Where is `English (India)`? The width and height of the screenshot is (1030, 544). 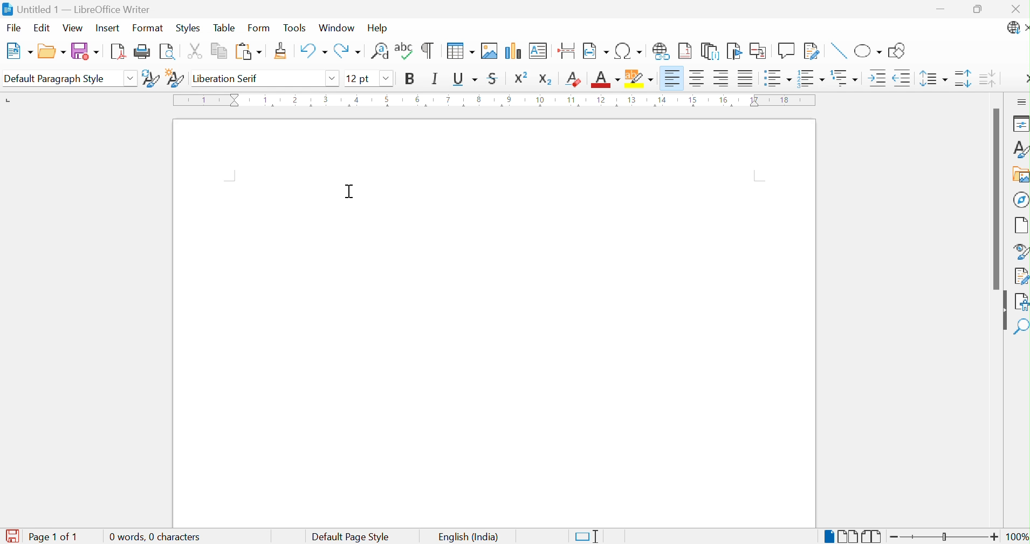
English (India) is located at coordinates (468, 536).